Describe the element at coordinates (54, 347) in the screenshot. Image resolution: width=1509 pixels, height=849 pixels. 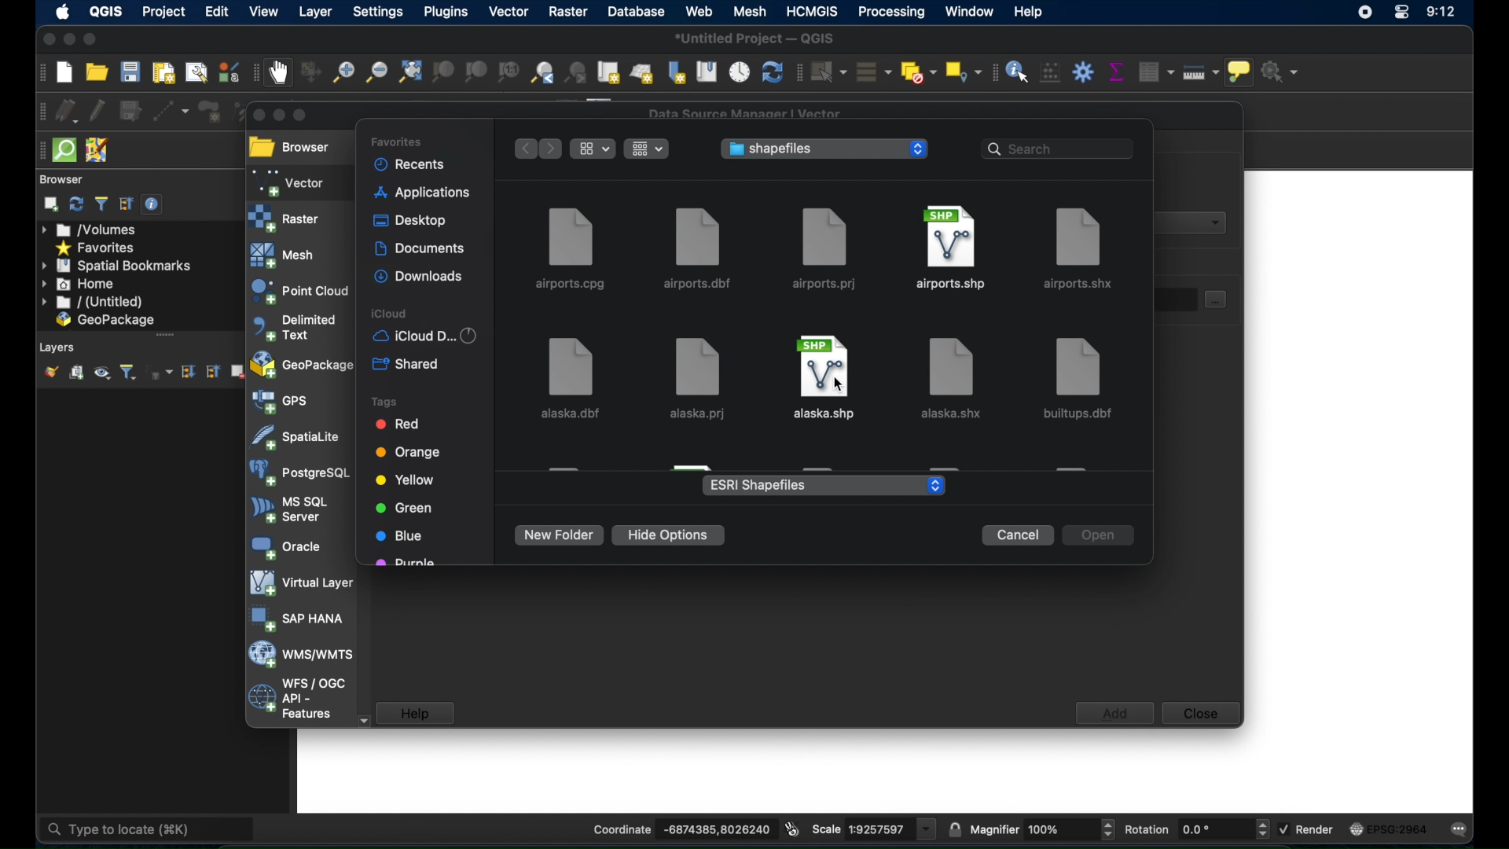
I see `Layers` at that location.